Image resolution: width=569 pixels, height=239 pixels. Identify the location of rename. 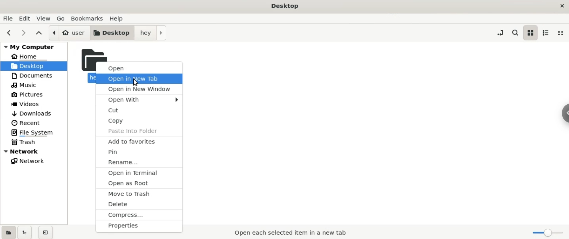
(139, 163).